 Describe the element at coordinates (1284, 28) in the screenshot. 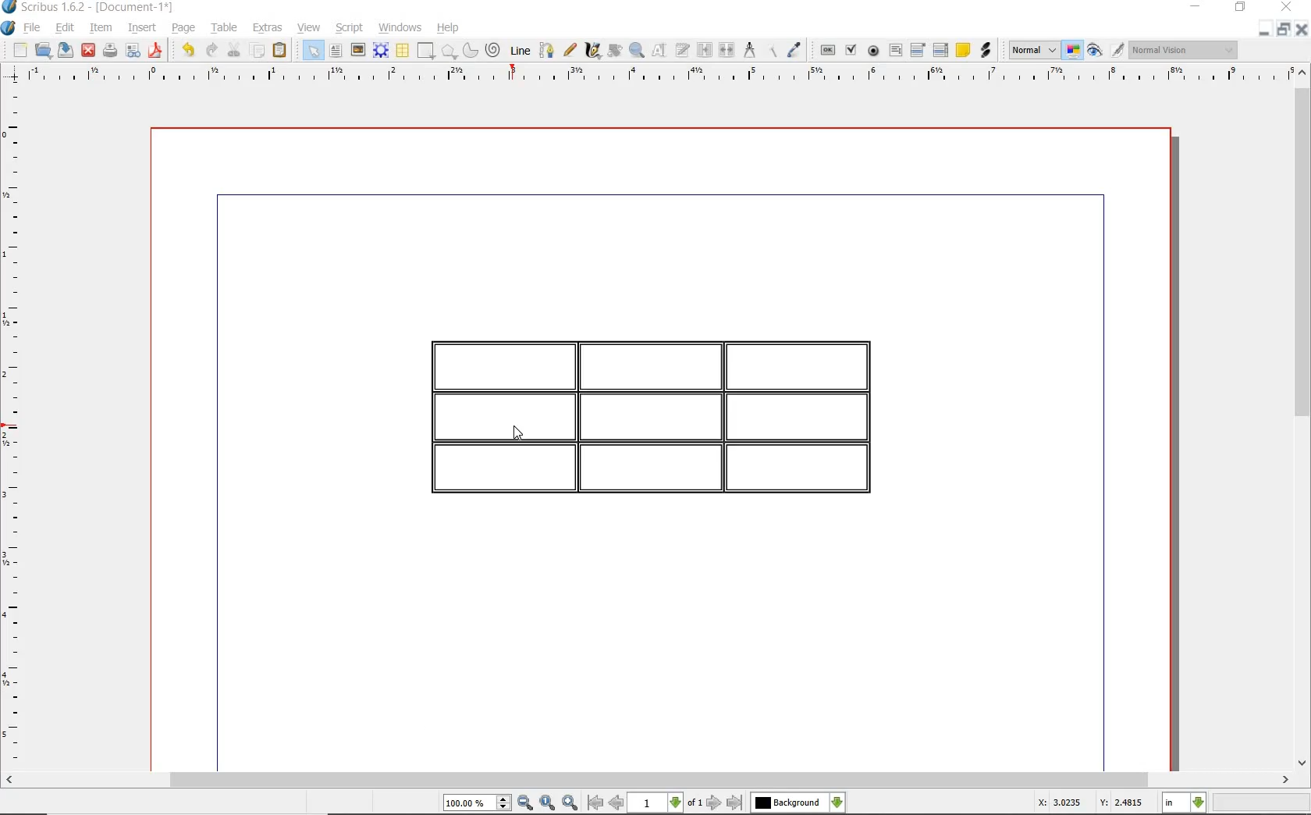

I see `RESTORE` at that location.